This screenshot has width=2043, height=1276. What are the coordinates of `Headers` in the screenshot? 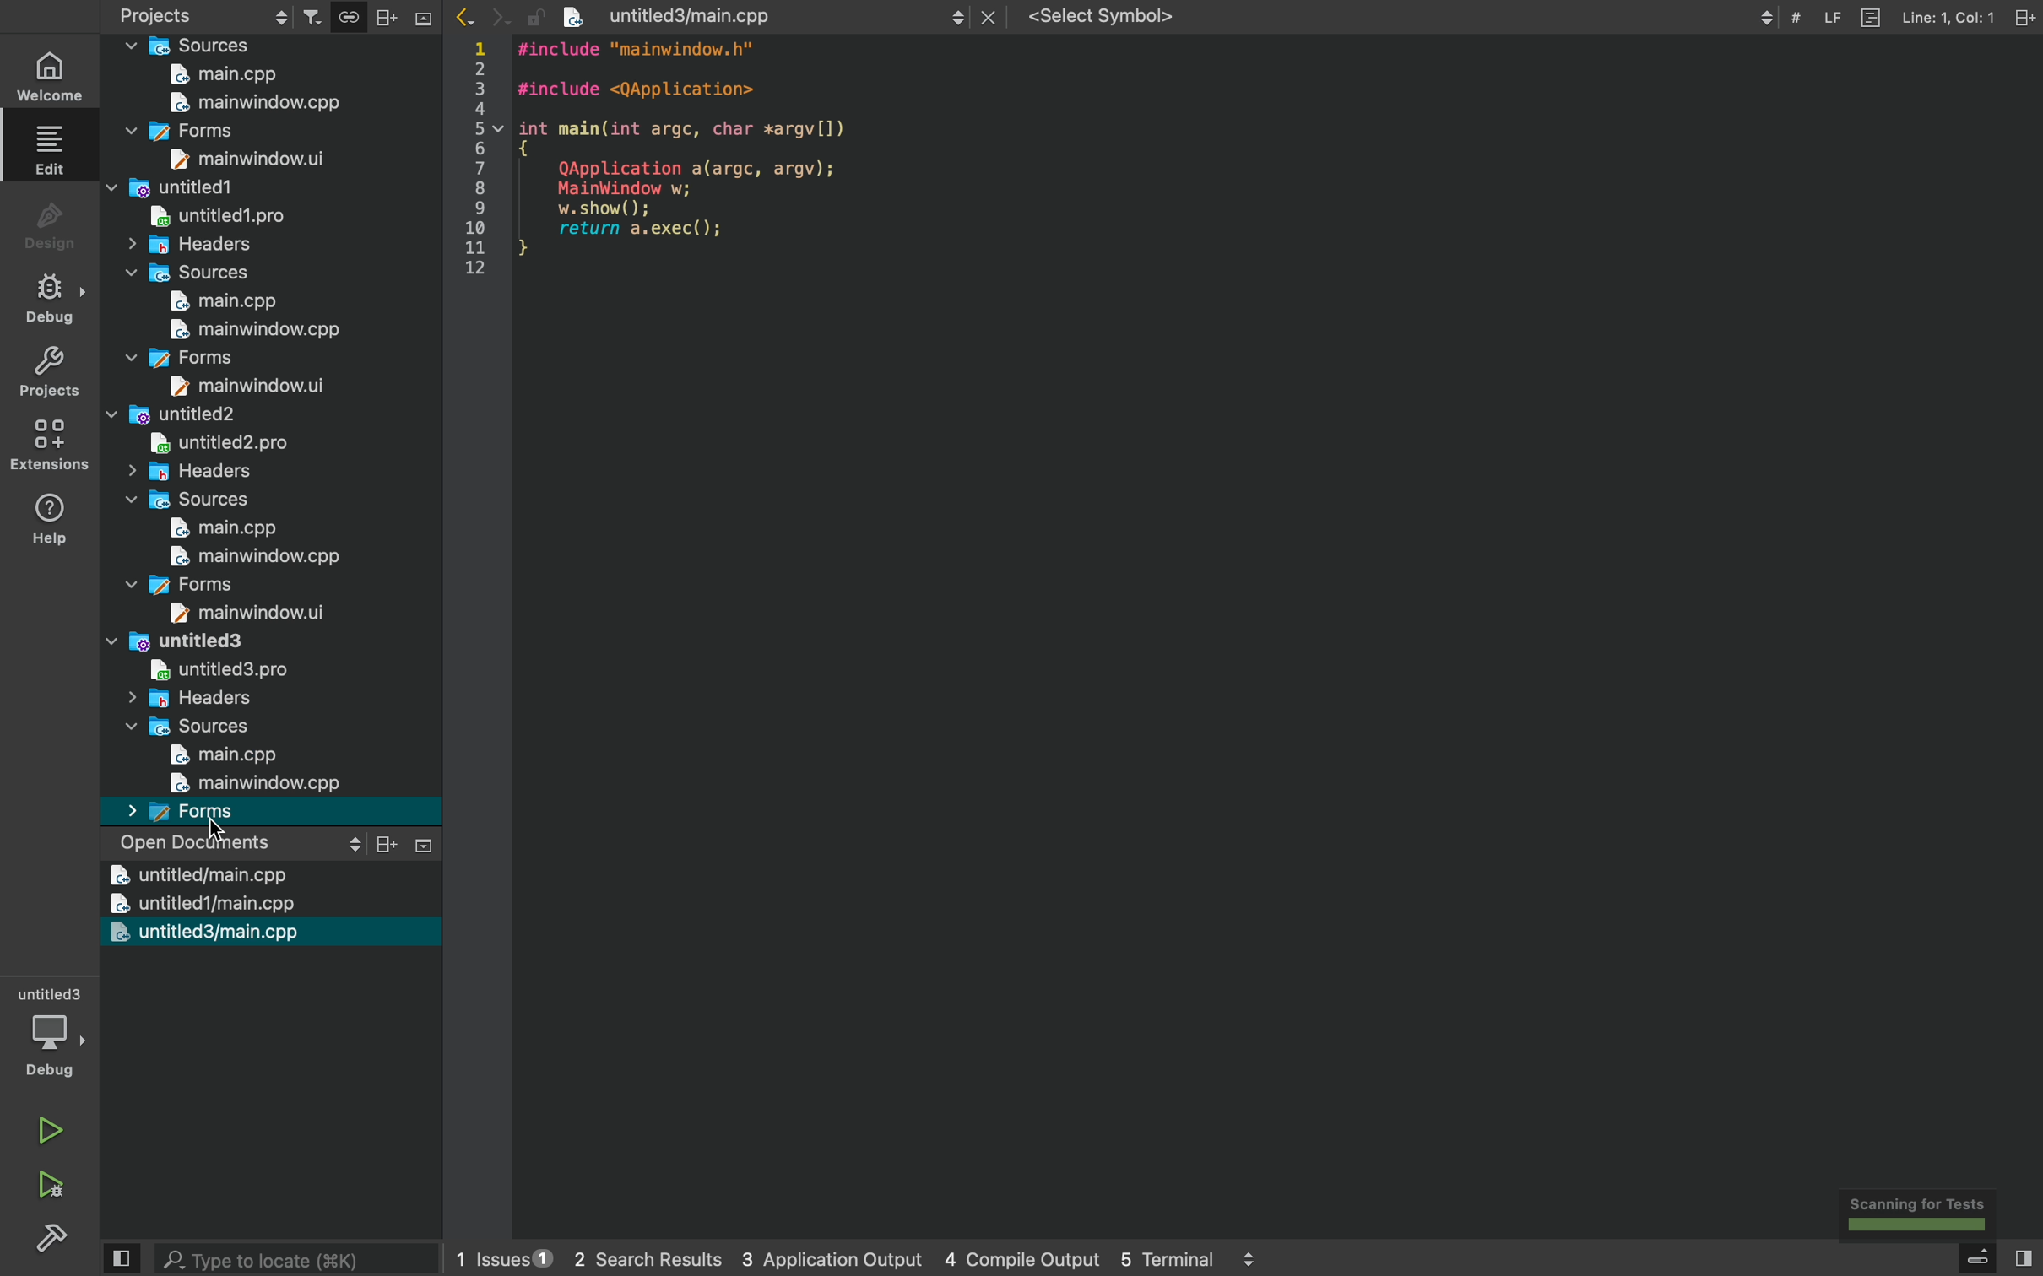 It's located at (191, 472).